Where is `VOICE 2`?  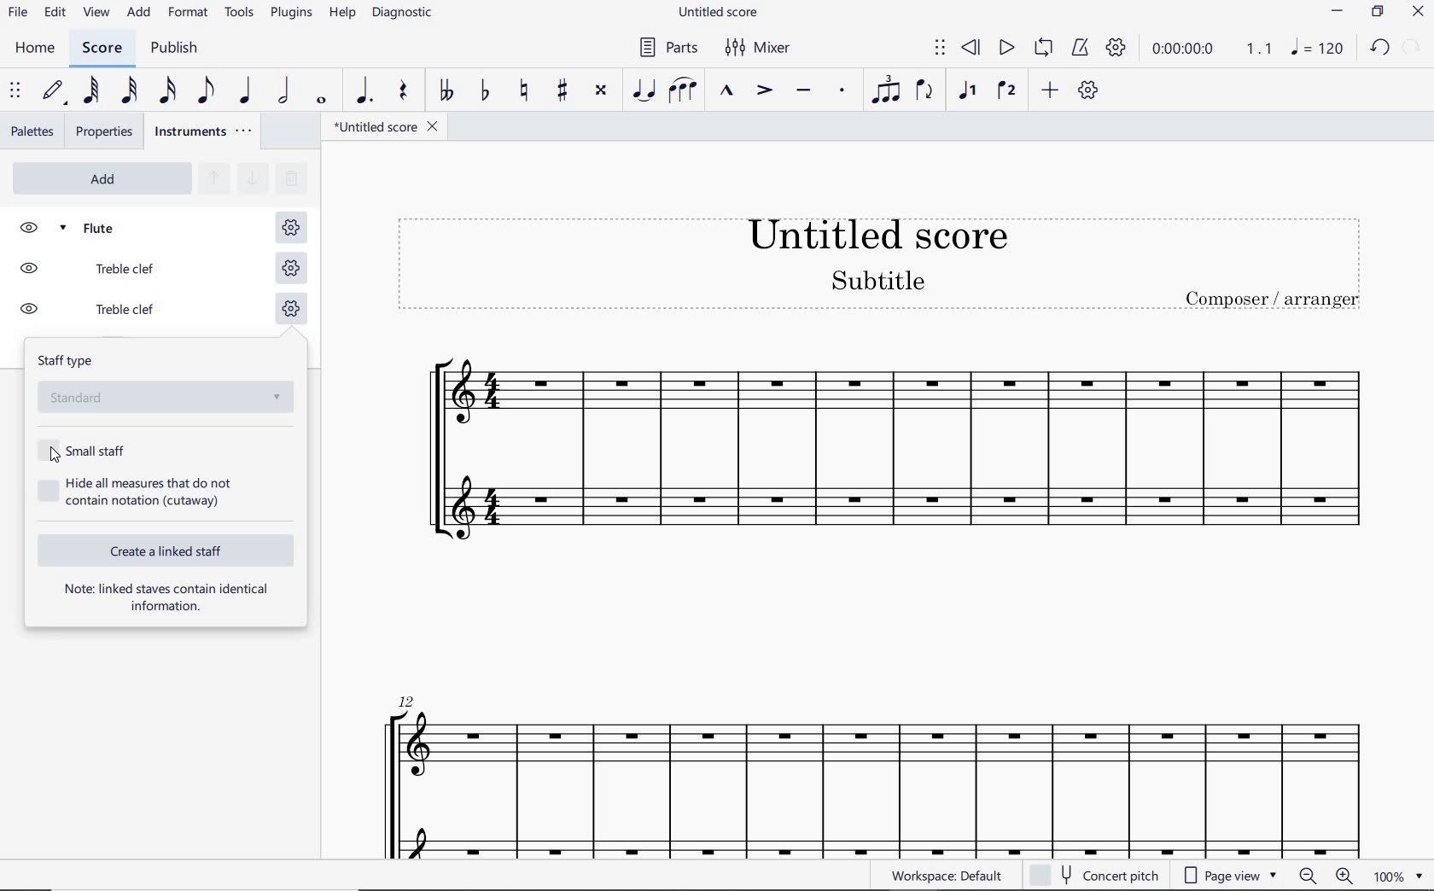
VOICE 2 is located at coordinates (1006, 91).